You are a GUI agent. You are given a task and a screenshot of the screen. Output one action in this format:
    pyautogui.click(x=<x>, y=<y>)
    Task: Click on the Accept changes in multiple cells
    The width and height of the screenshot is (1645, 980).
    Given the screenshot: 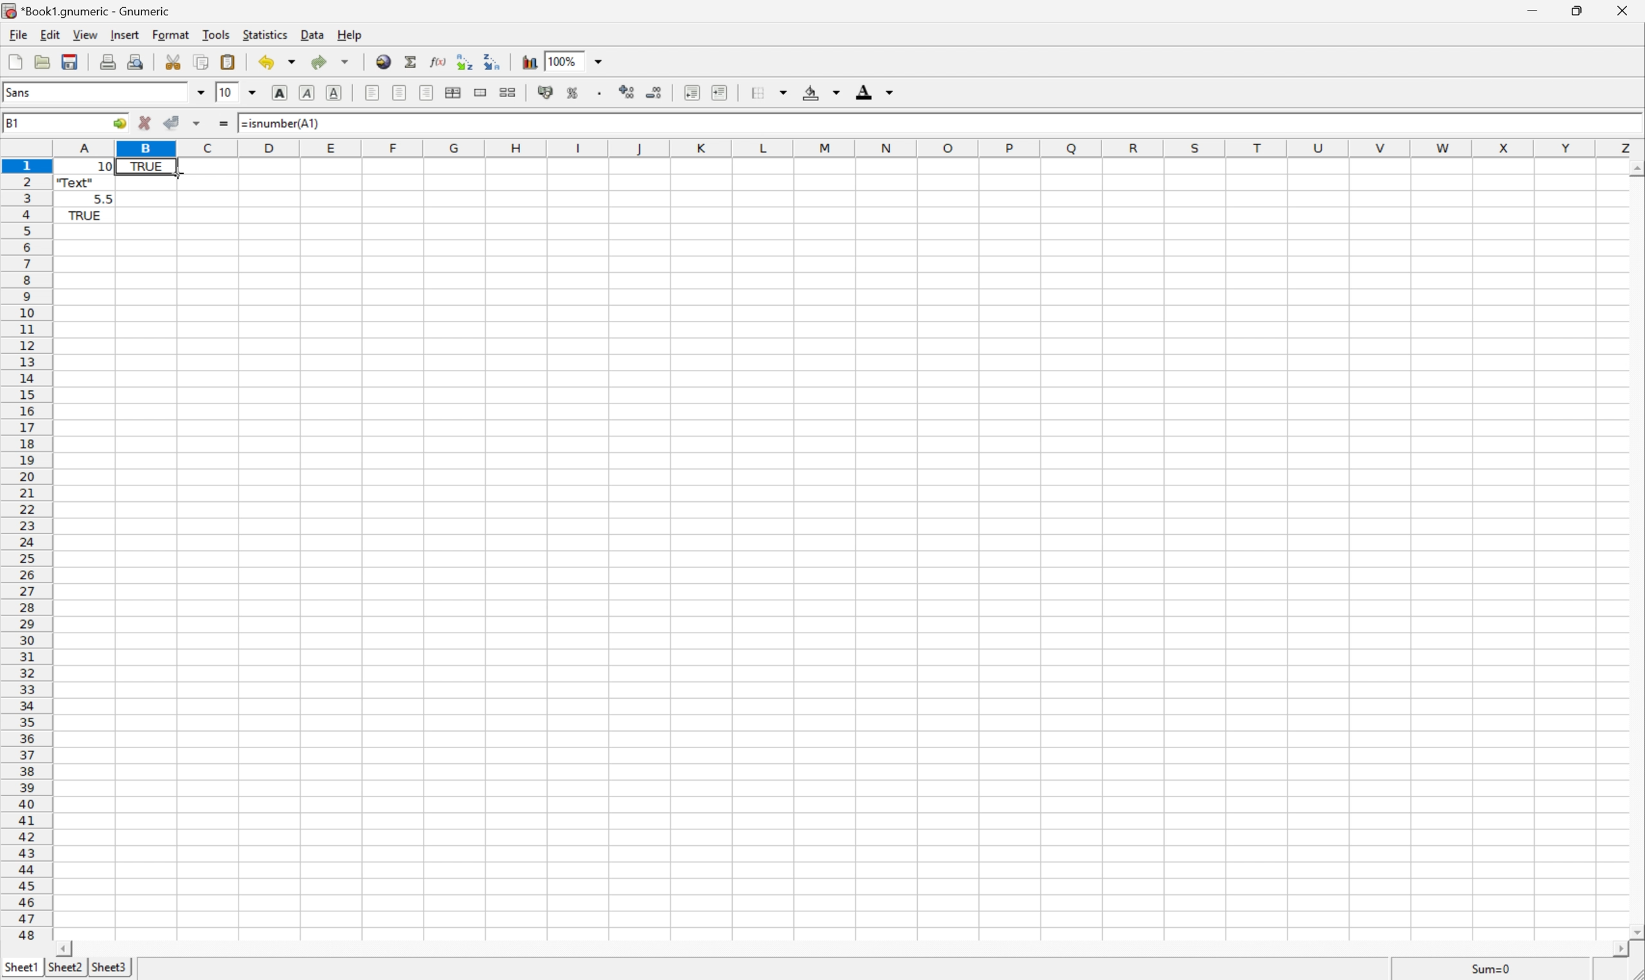 What is the action you would take?
    pyautogui.click(x=196, y=124)
    